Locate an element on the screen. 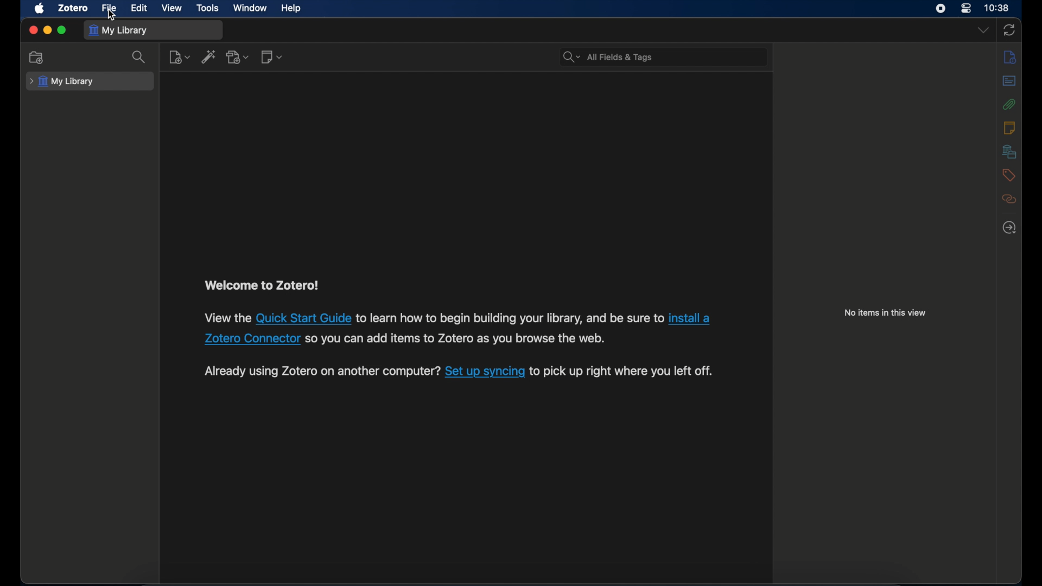 The image size is (1042, 586). new item is located at coordinates (180, 57).